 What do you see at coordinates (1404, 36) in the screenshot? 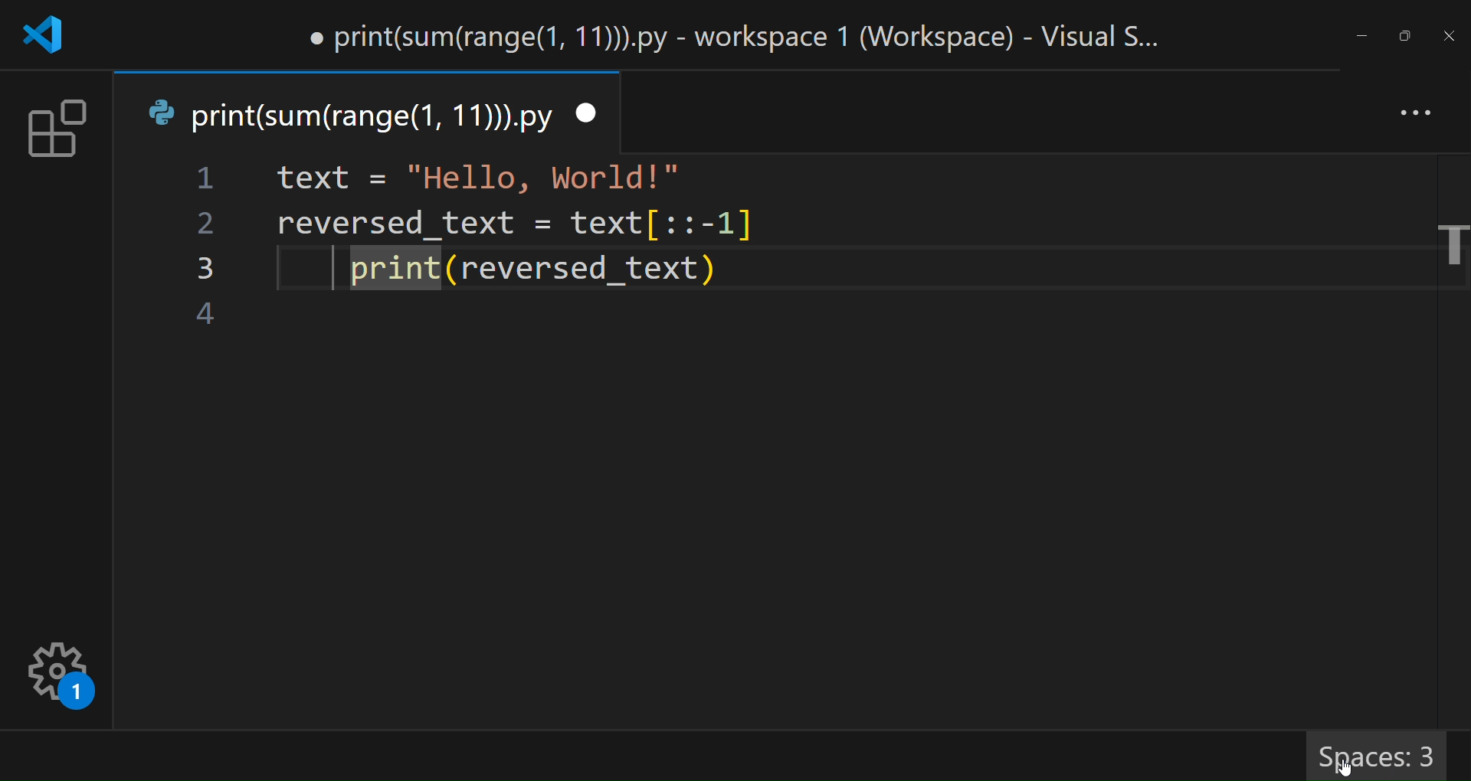
I see `maximize` at bounding box center [1404, 36].